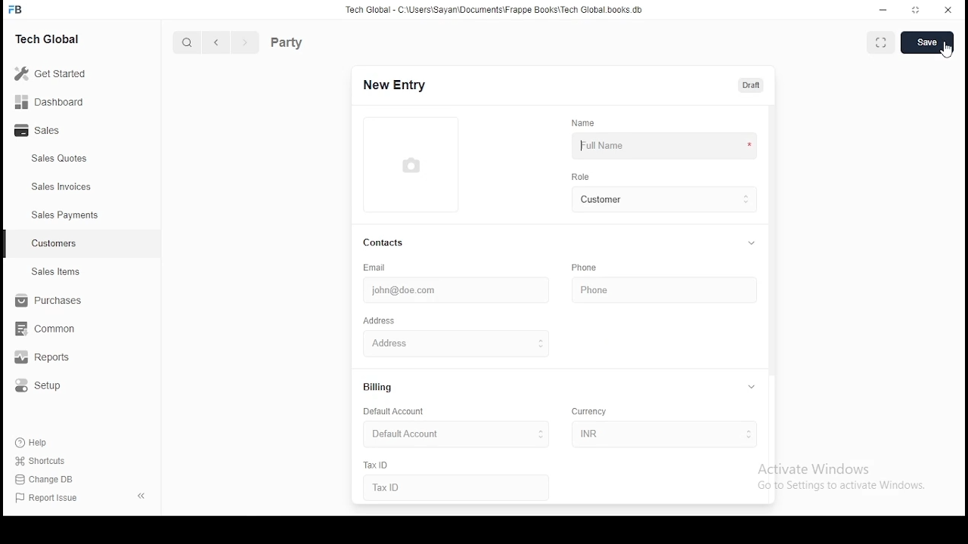  What do you see at coordinates (616, 287) in the screenshot?
I see `phone` at bounding box center [616, 287].